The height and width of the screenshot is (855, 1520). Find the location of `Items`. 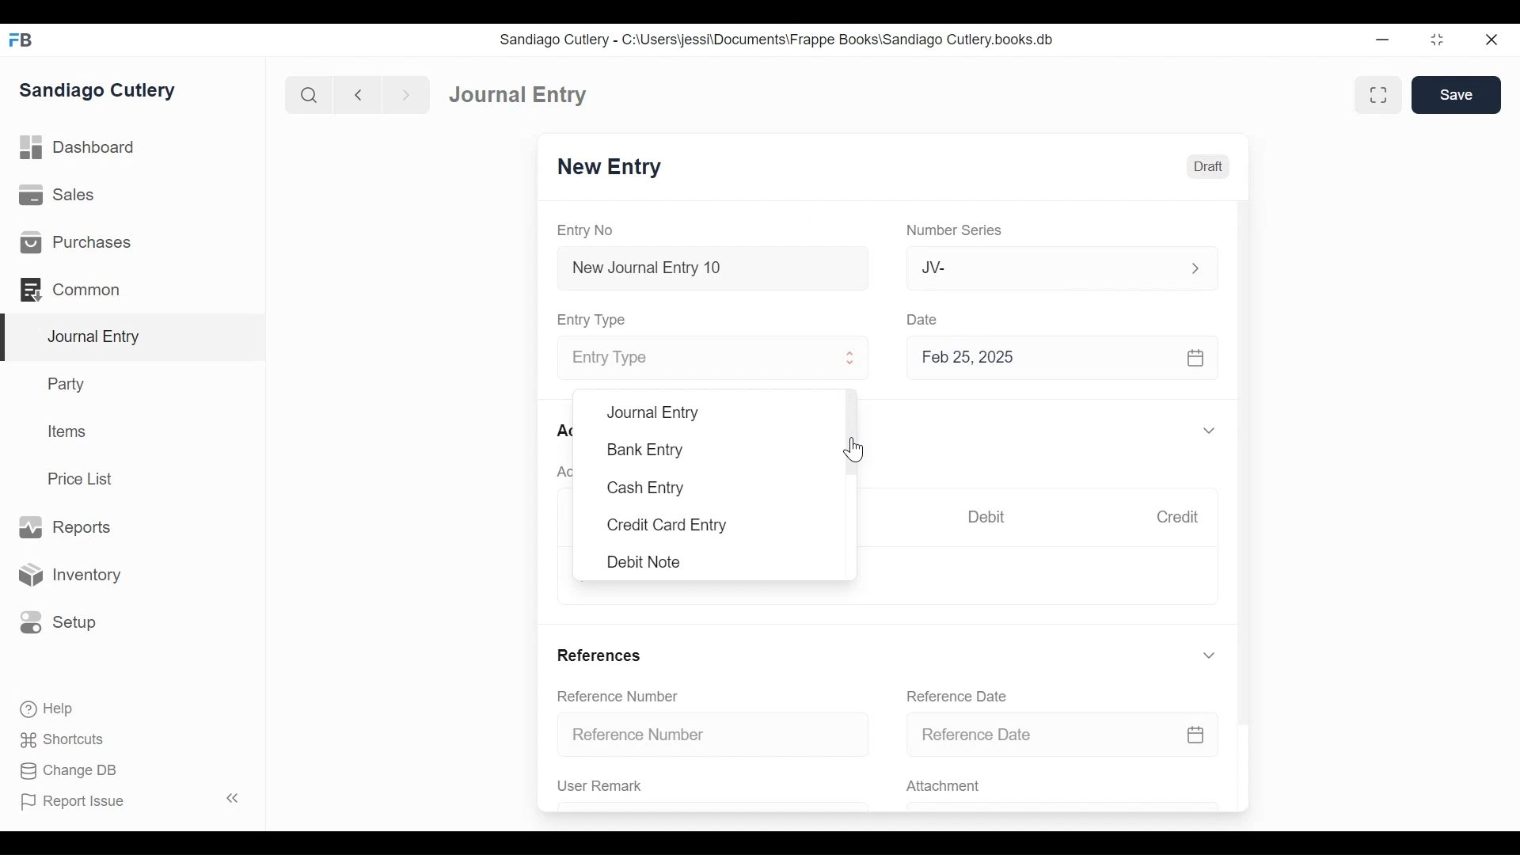

Items is located at coordinates (69, 433).